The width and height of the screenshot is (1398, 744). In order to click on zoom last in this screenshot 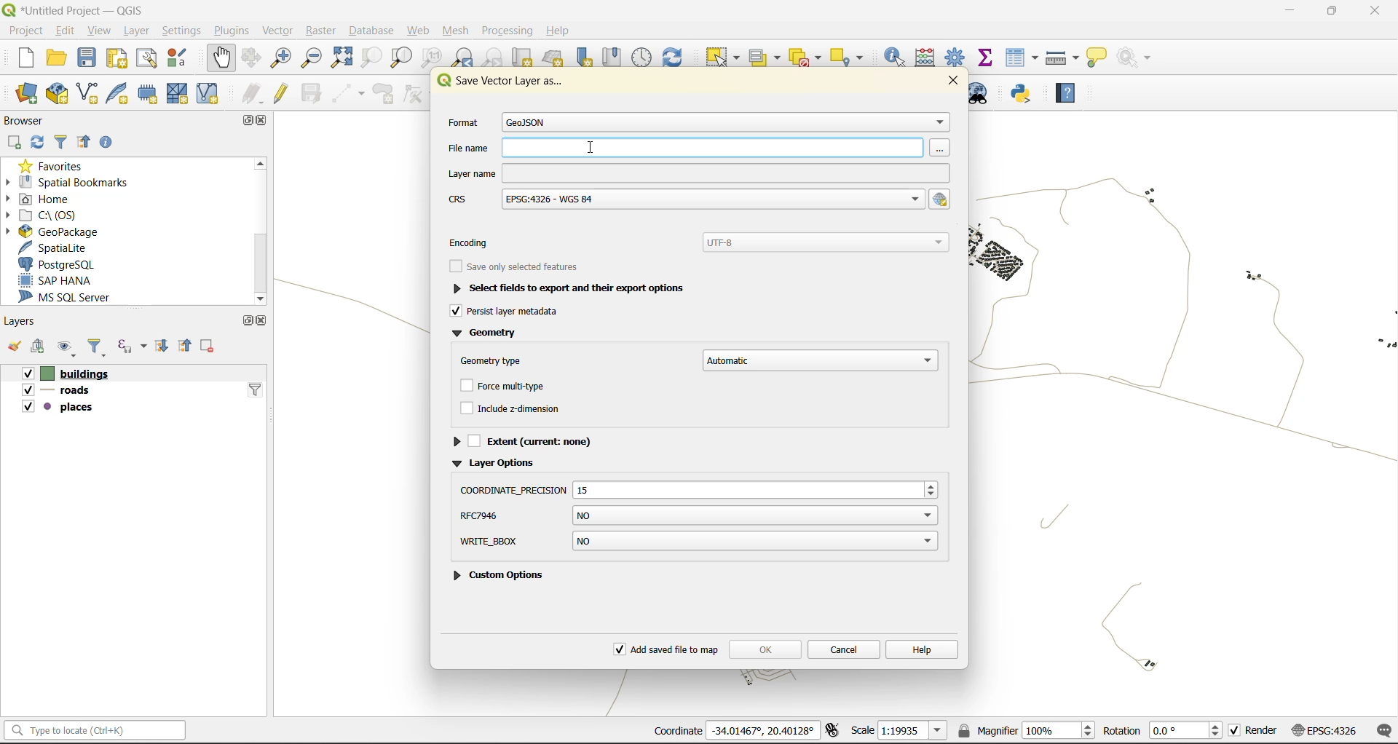, I will do `click(465, 56)`.